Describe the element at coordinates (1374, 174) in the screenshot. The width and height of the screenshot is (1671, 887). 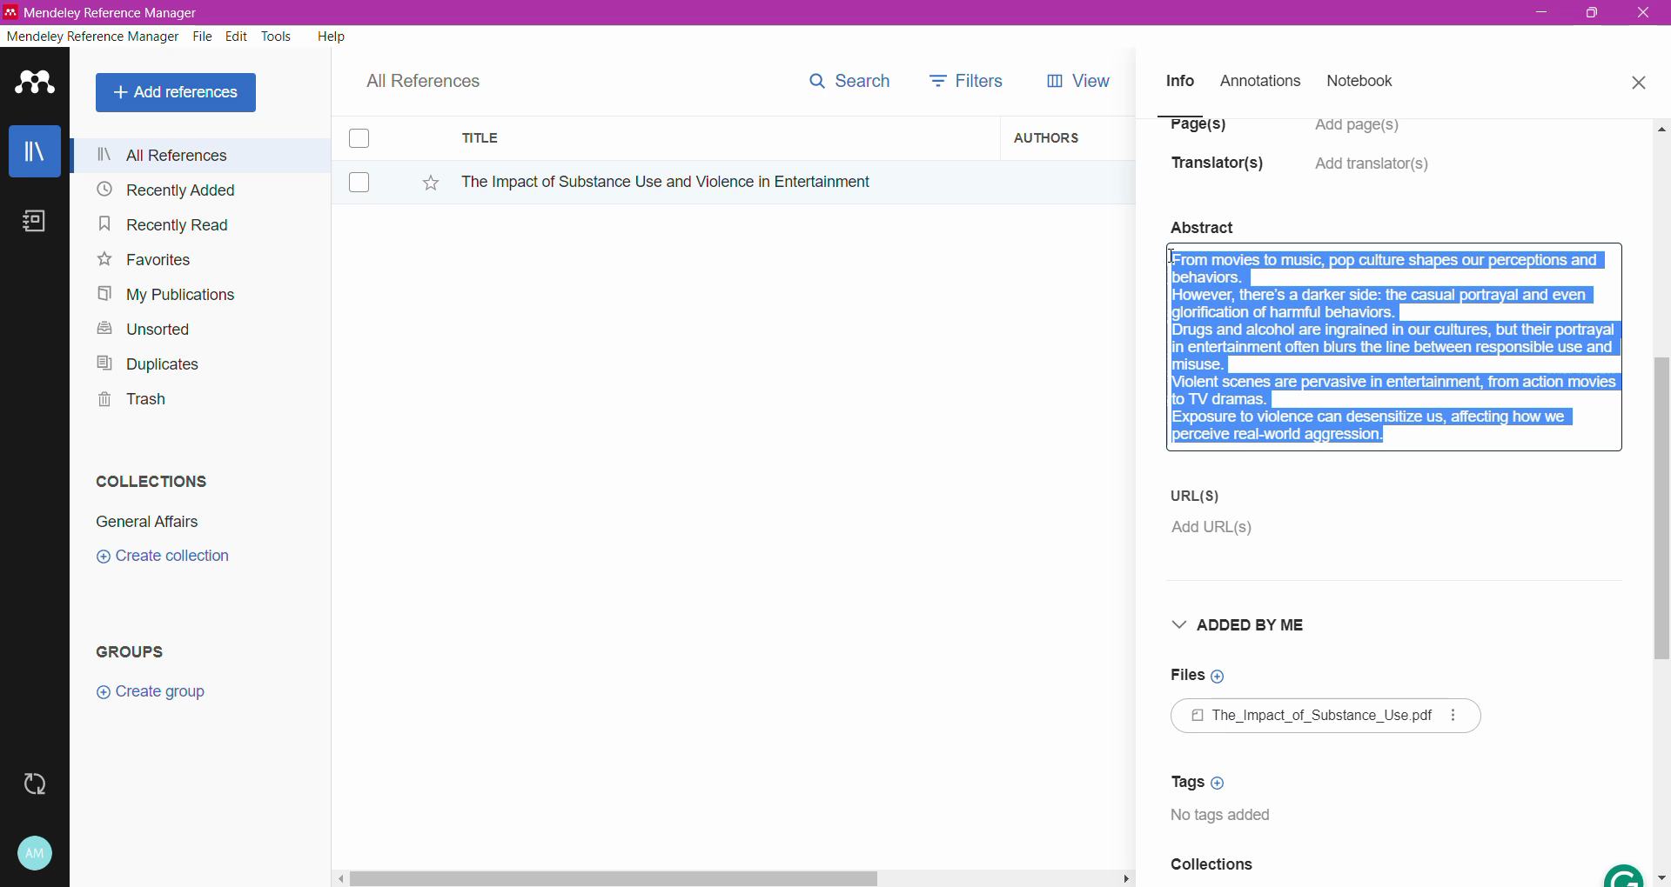
I see `Click to Add translators` at that location.